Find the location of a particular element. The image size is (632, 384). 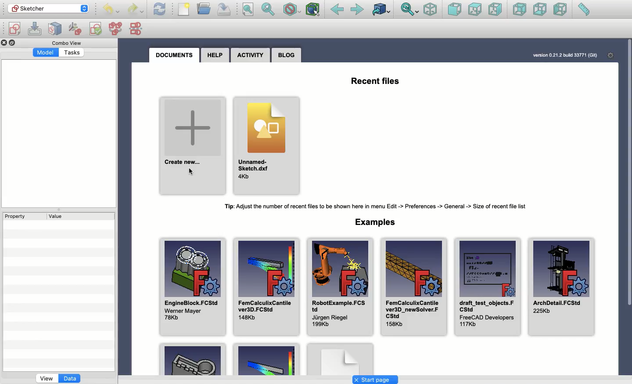

Back is located at coordinates (338, 10).